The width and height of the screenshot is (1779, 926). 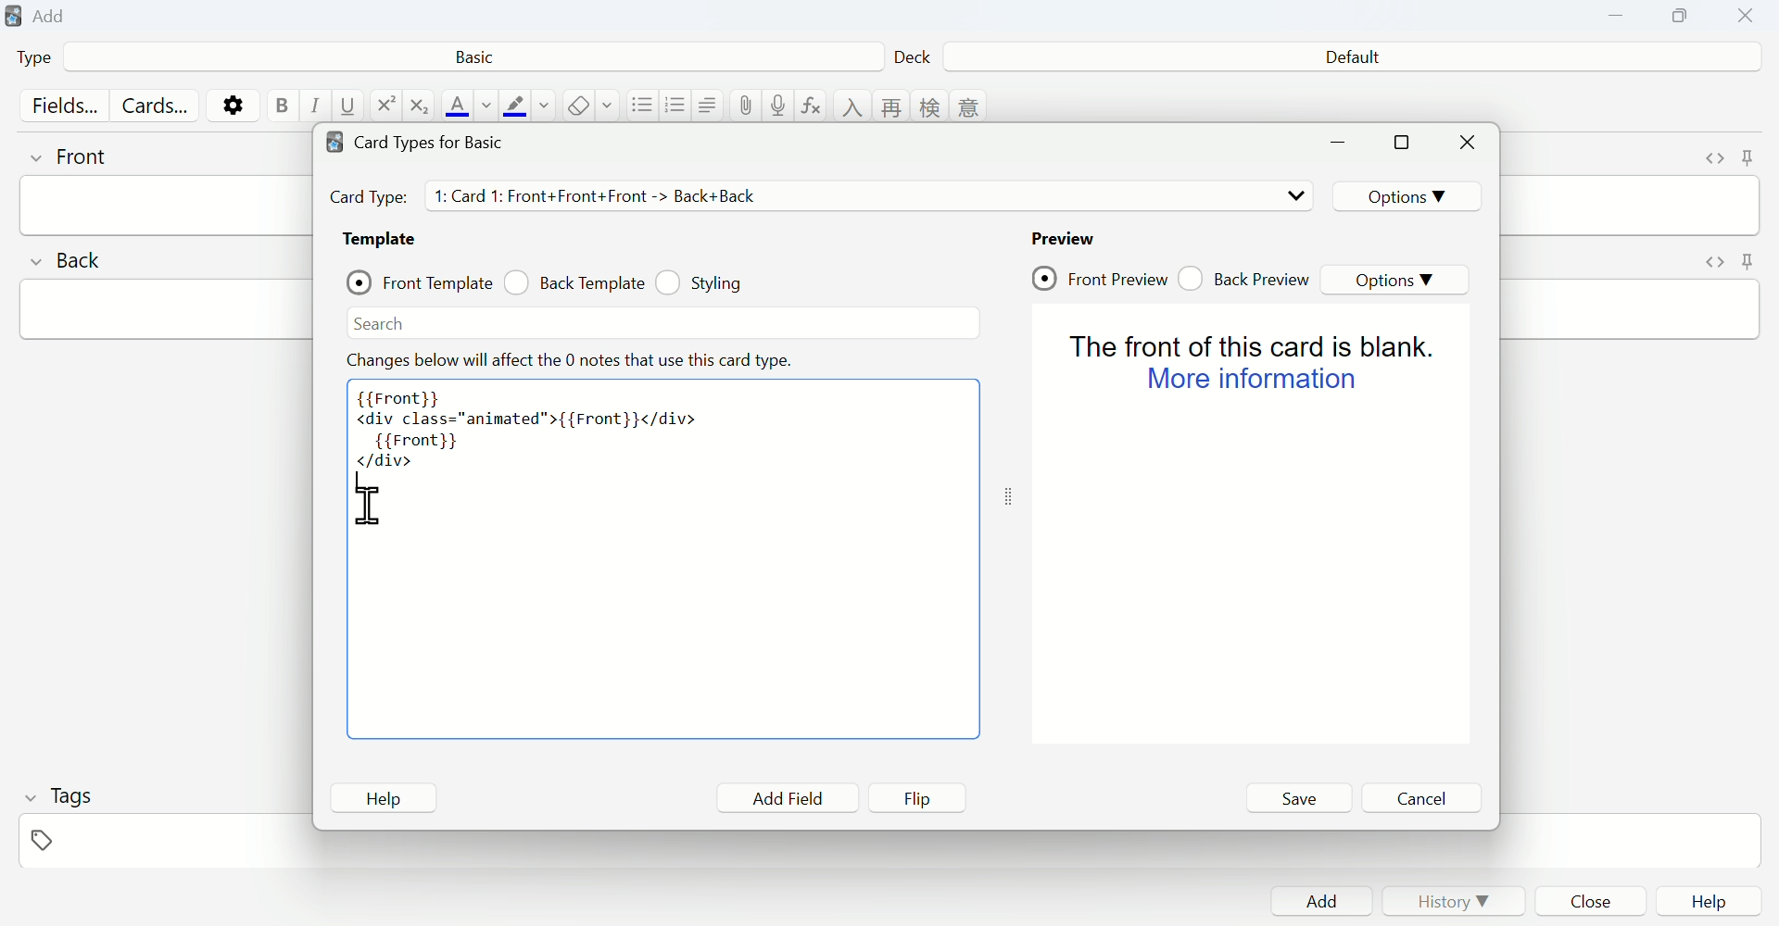 I want to click on Close, so click(x=1468, y=144).